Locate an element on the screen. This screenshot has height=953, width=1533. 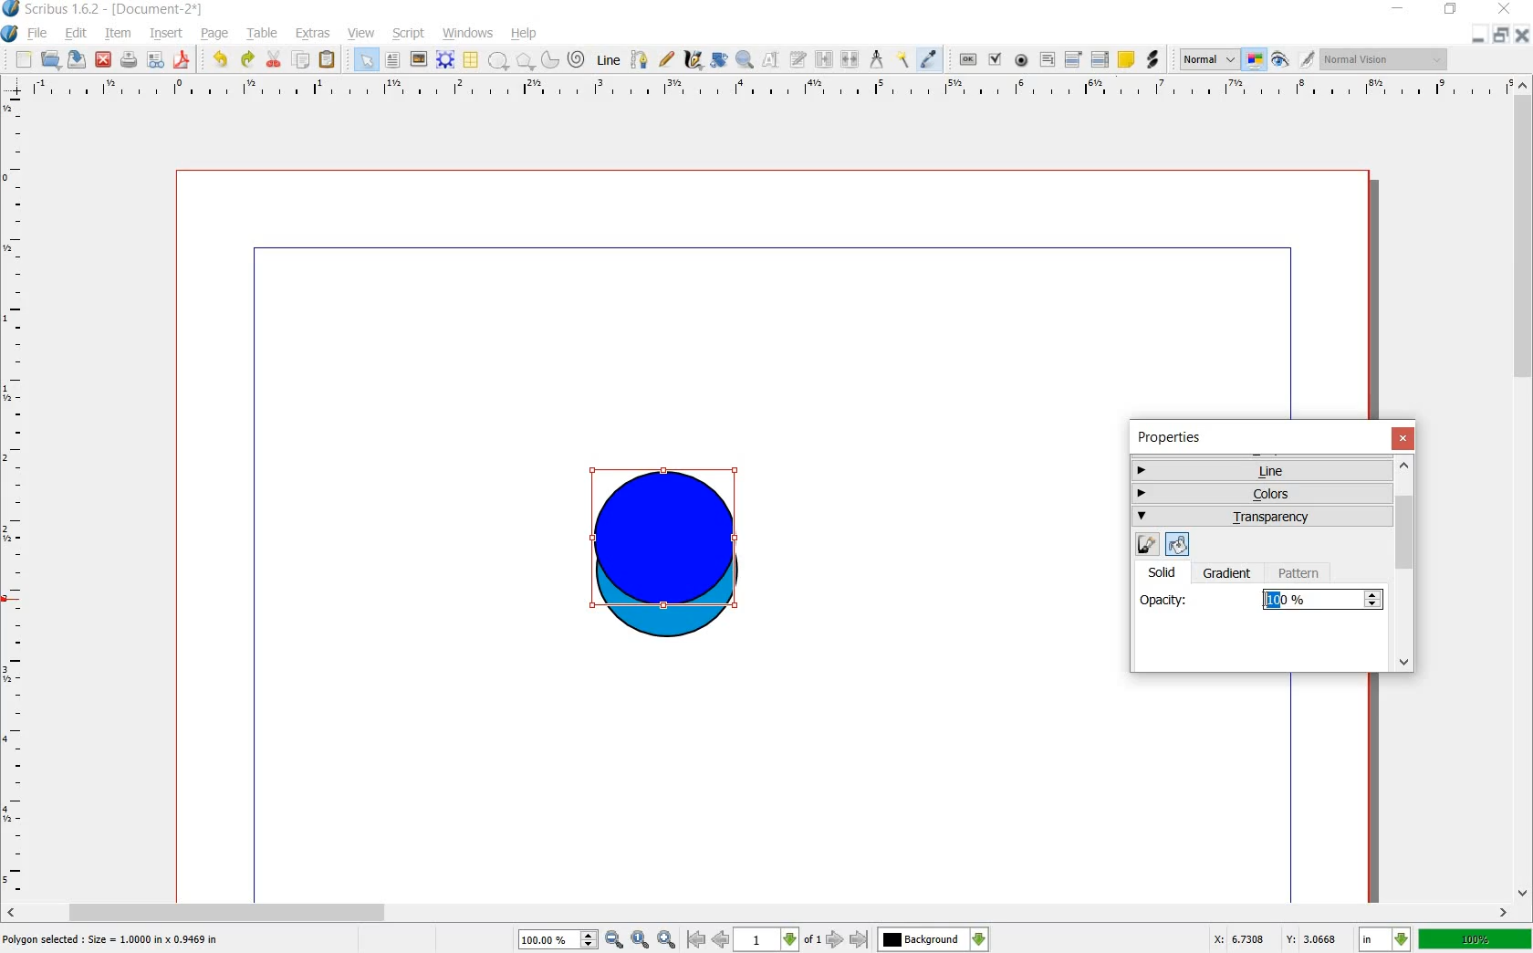
unlink text frames is located at coordinates (852, 60).